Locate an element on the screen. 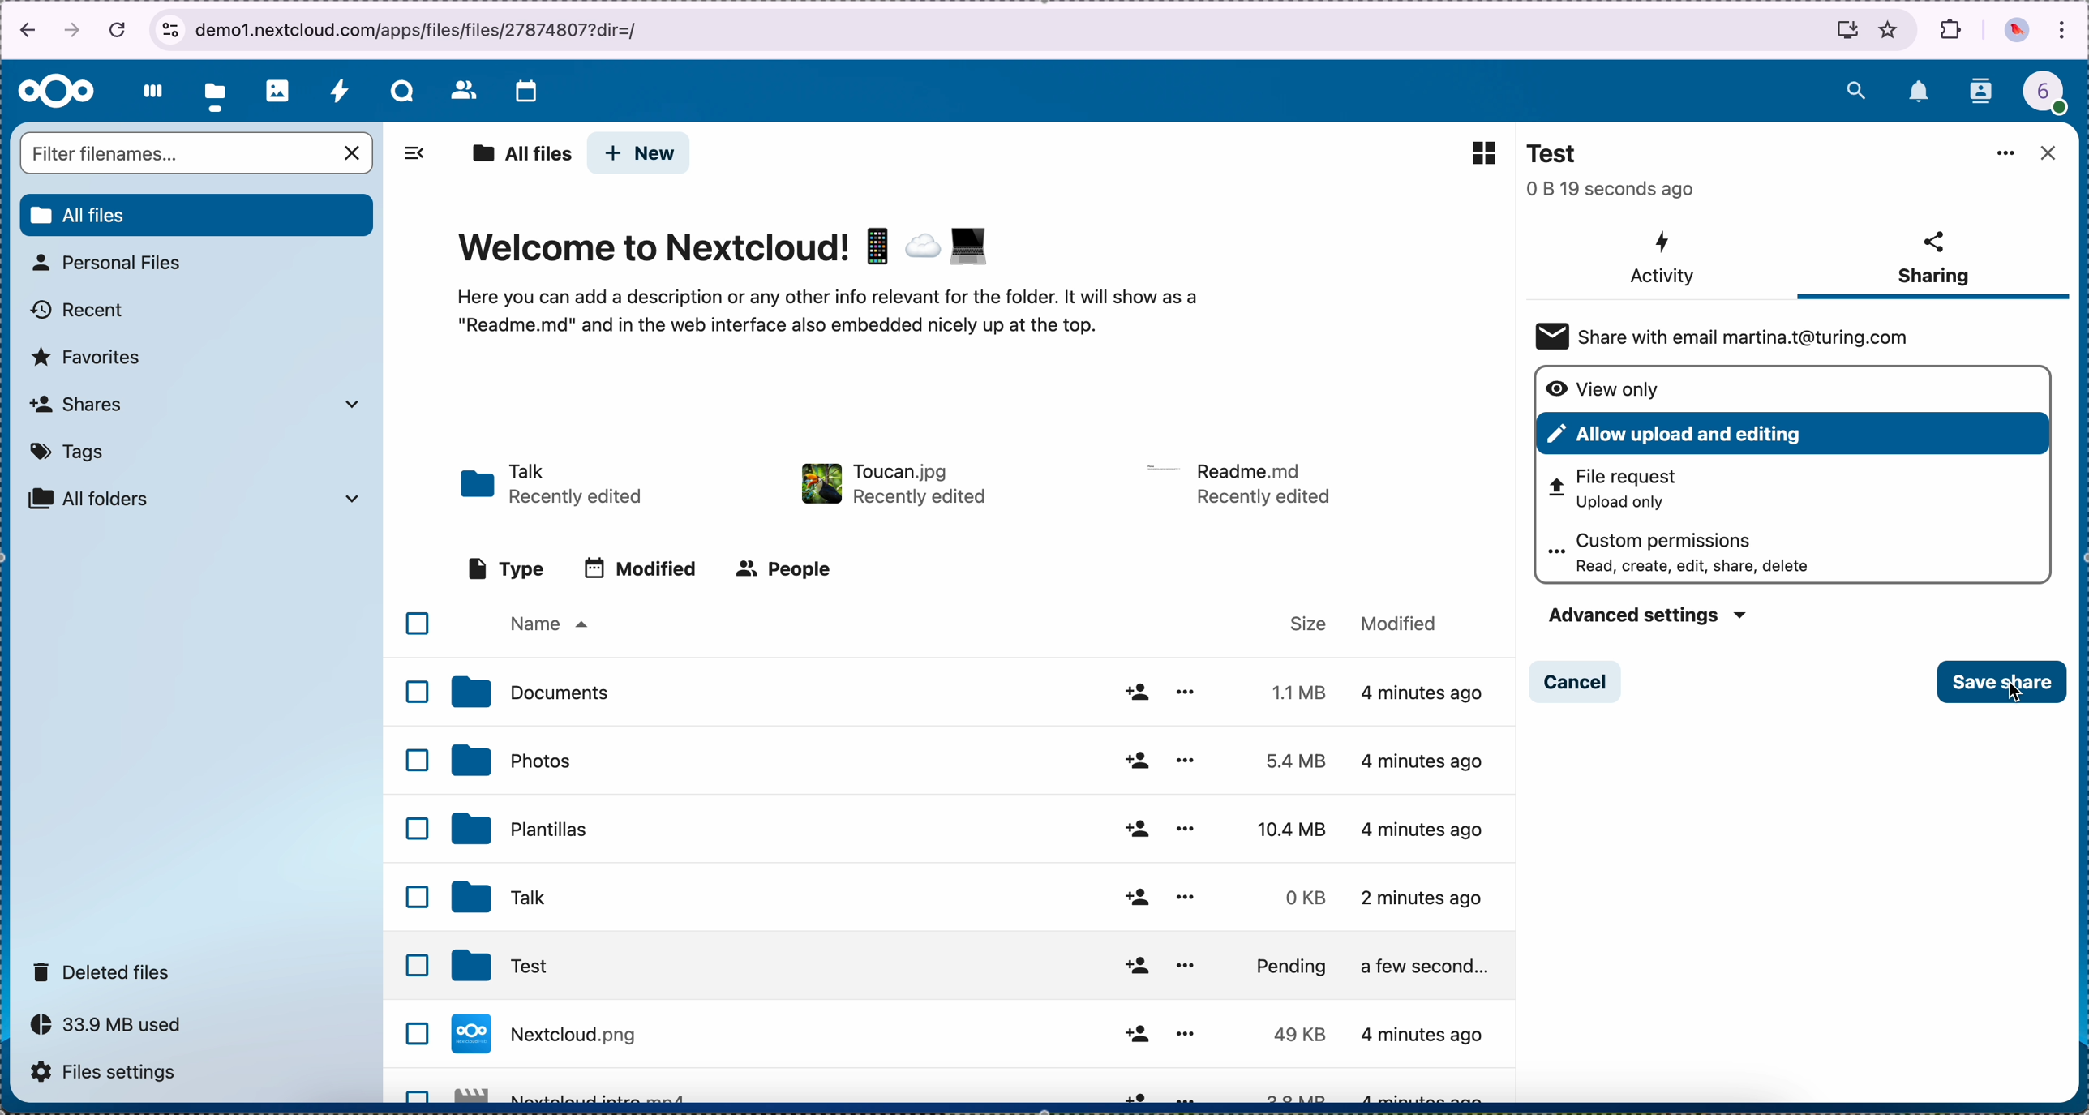 The width and height of the screenshot is (2089, 1115). cursor is located at coordinates (2012, 697).